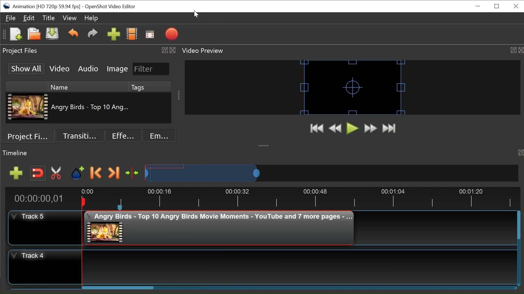 This screenshot has height=294, width=524. What do you see at coordinates (197, 15) in the screenshot?
I see `Cursor` at bounding box center [197, 15].